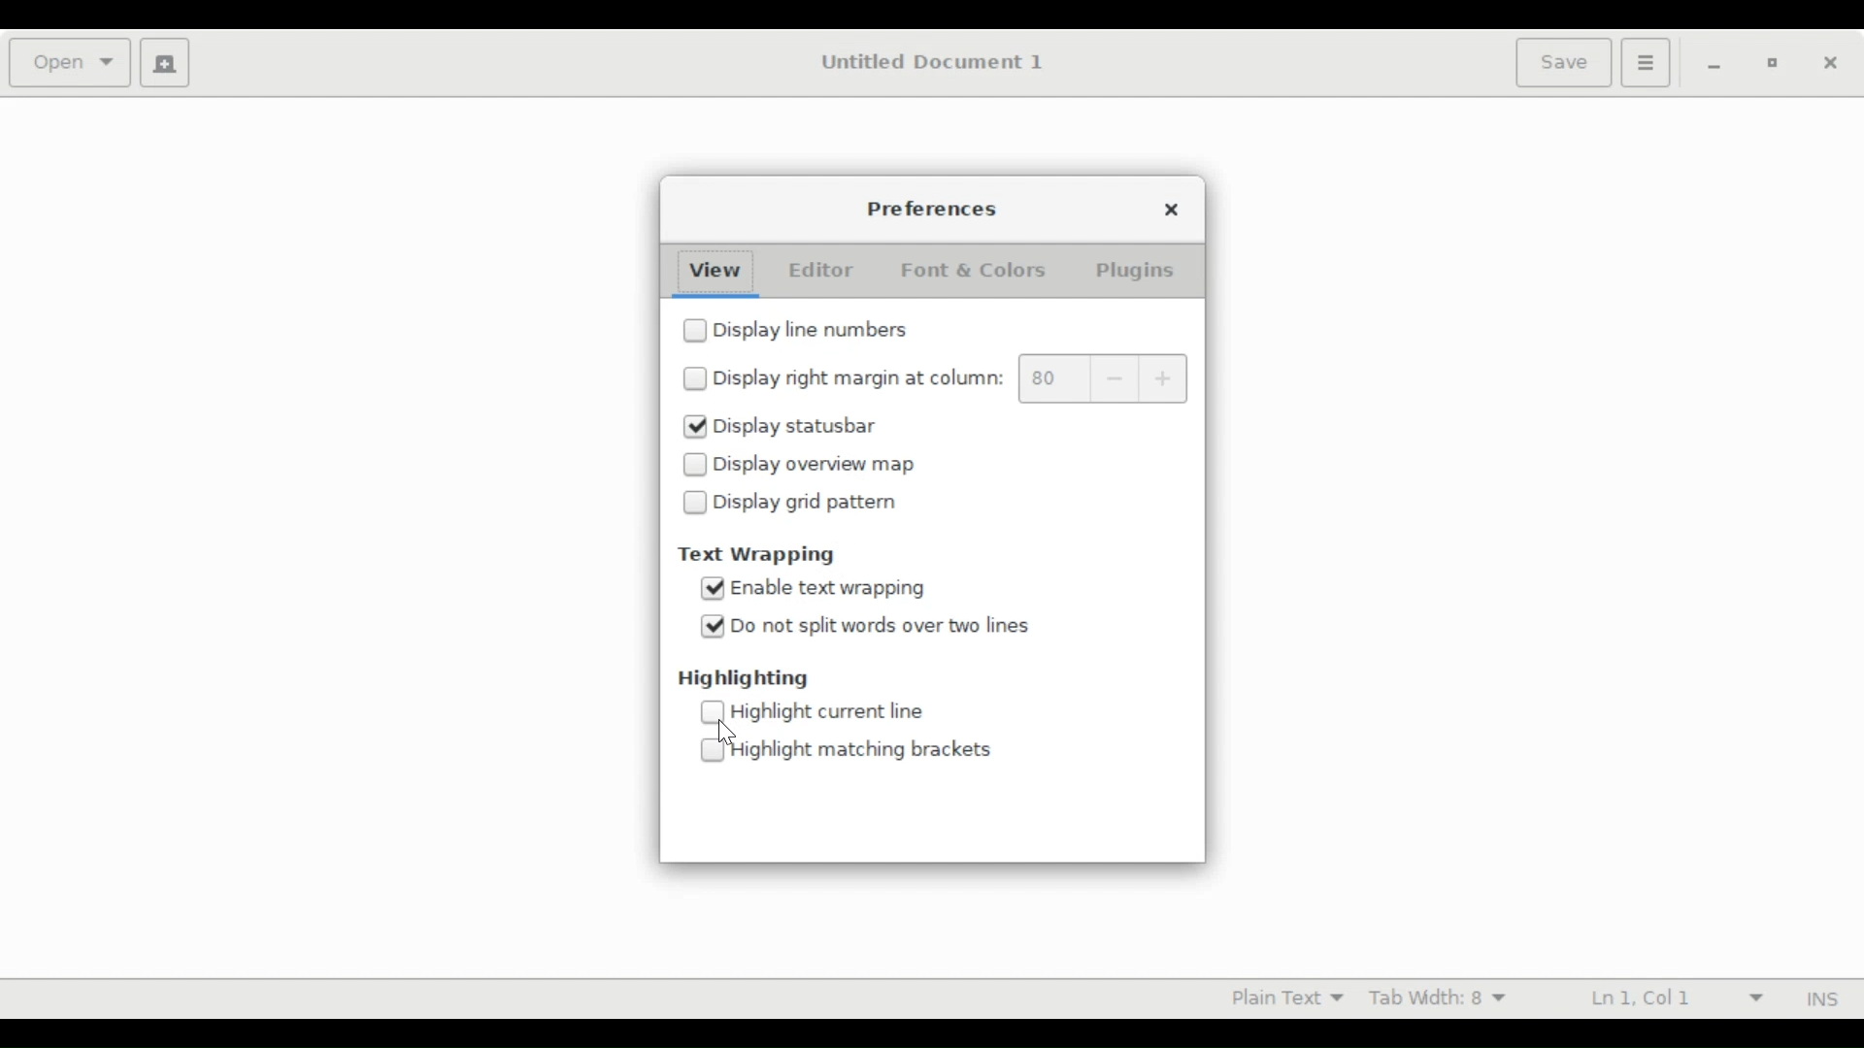  Describe the element at coordinates (695, 464) in the screenshot. I see `checkbox` at that location.